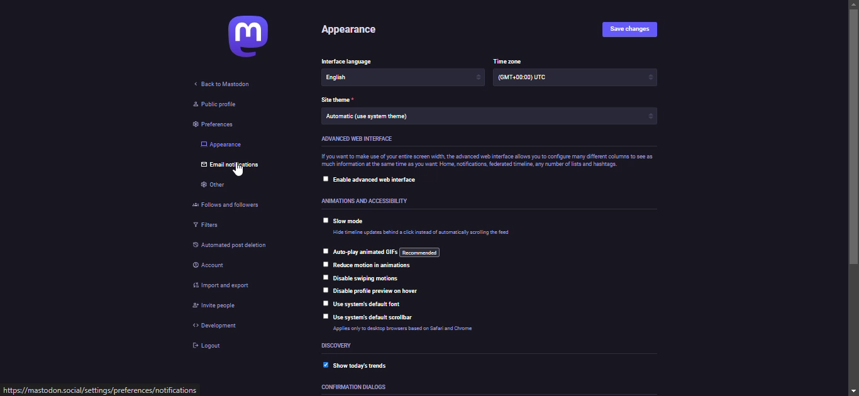  I want to click on preferences, so click(212, 125).